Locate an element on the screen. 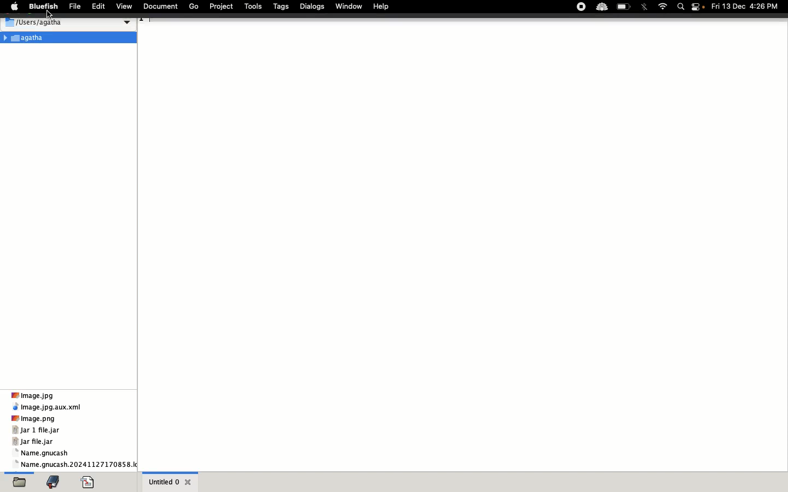 The height and width of the screenshot is (492, 788). Dialogs is located at coordinates (312, 7).